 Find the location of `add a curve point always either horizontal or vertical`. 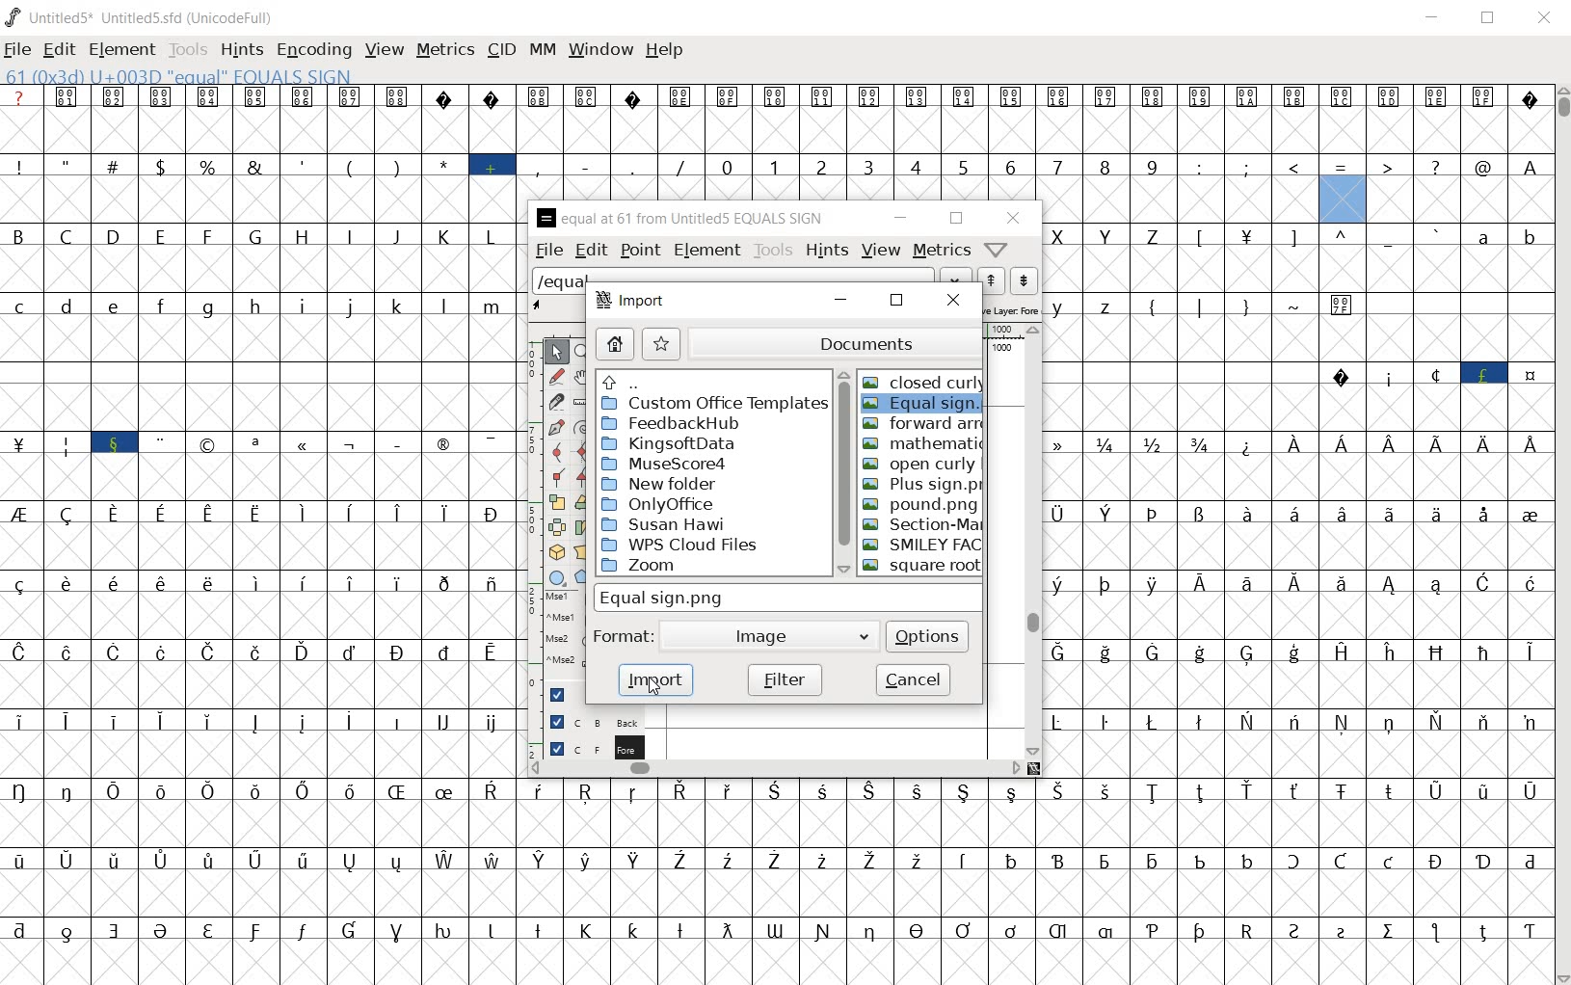

add a curve point always either horizontal or vertical is located at coordinates (583, 450).